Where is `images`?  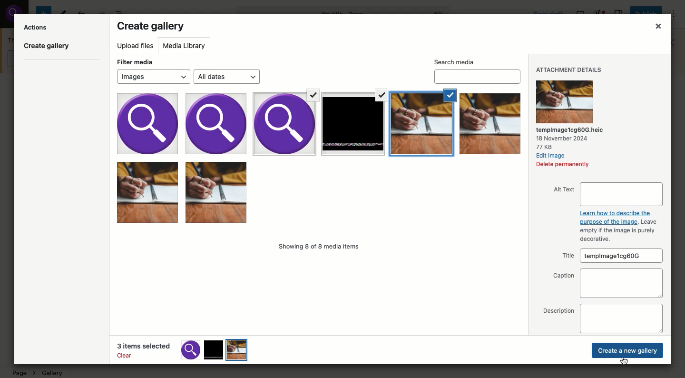
images is located at coordinates (180, 123).